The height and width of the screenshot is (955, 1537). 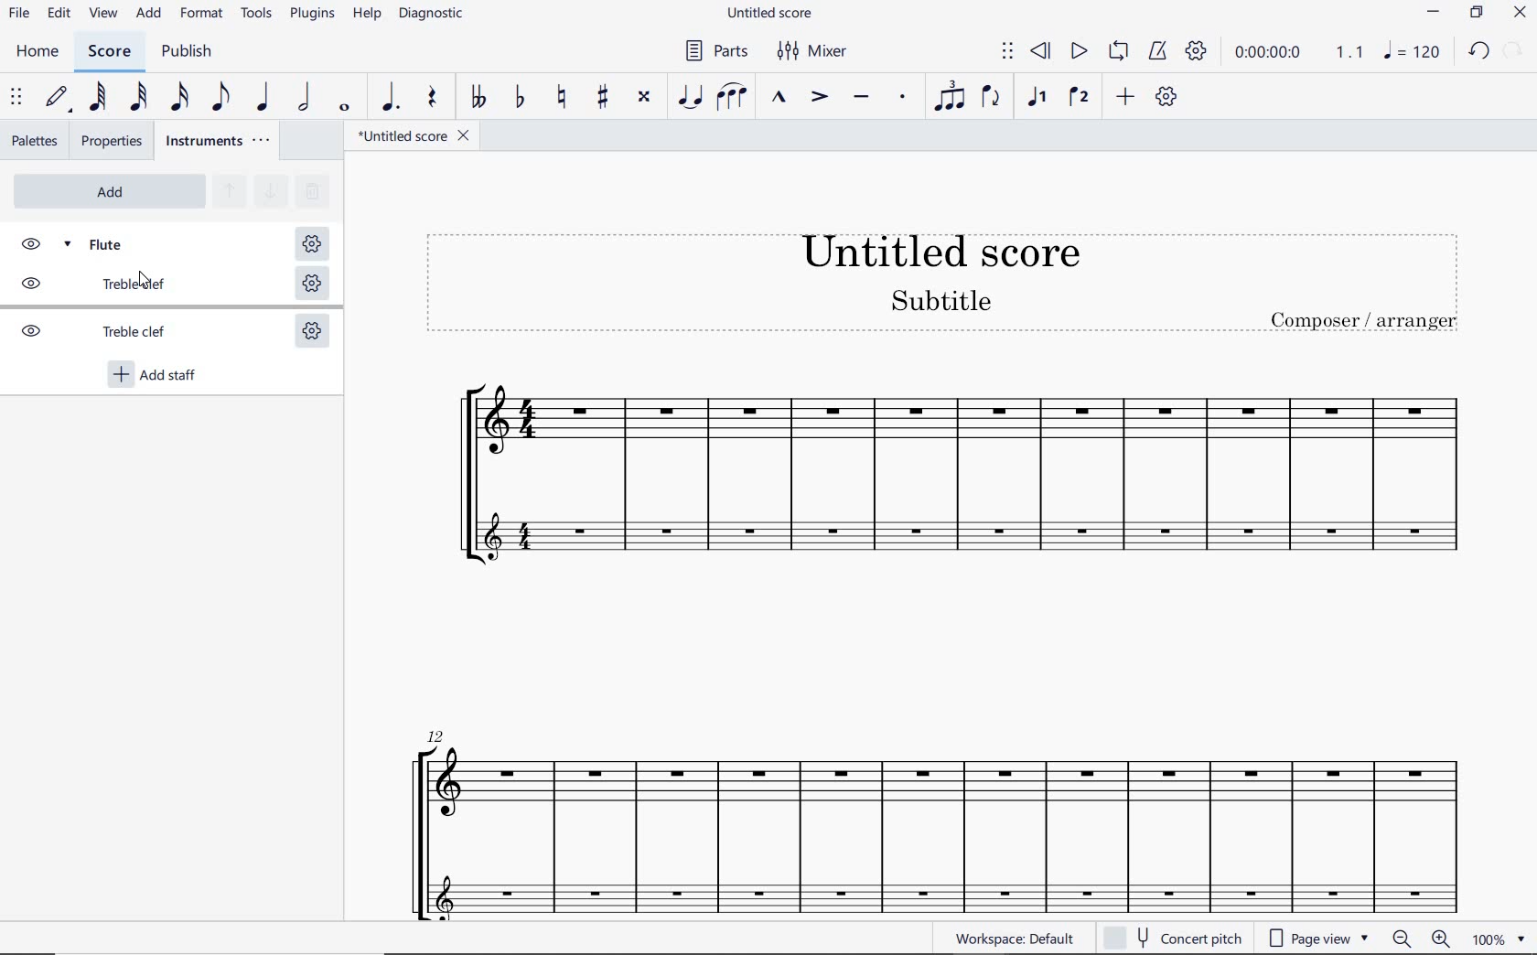 I want to click on restore down, so click(x=1476, y=13).